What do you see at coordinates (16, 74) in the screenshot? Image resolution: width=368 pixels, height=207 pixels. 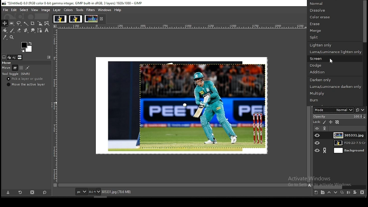 I see `tool toggle` at bounding box center [16, 74].